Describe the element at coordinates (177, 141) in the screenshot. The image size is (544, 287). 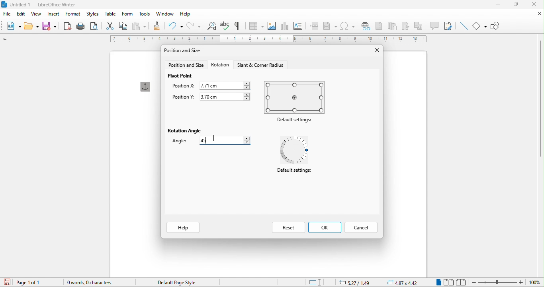
I see `angle` at that location.